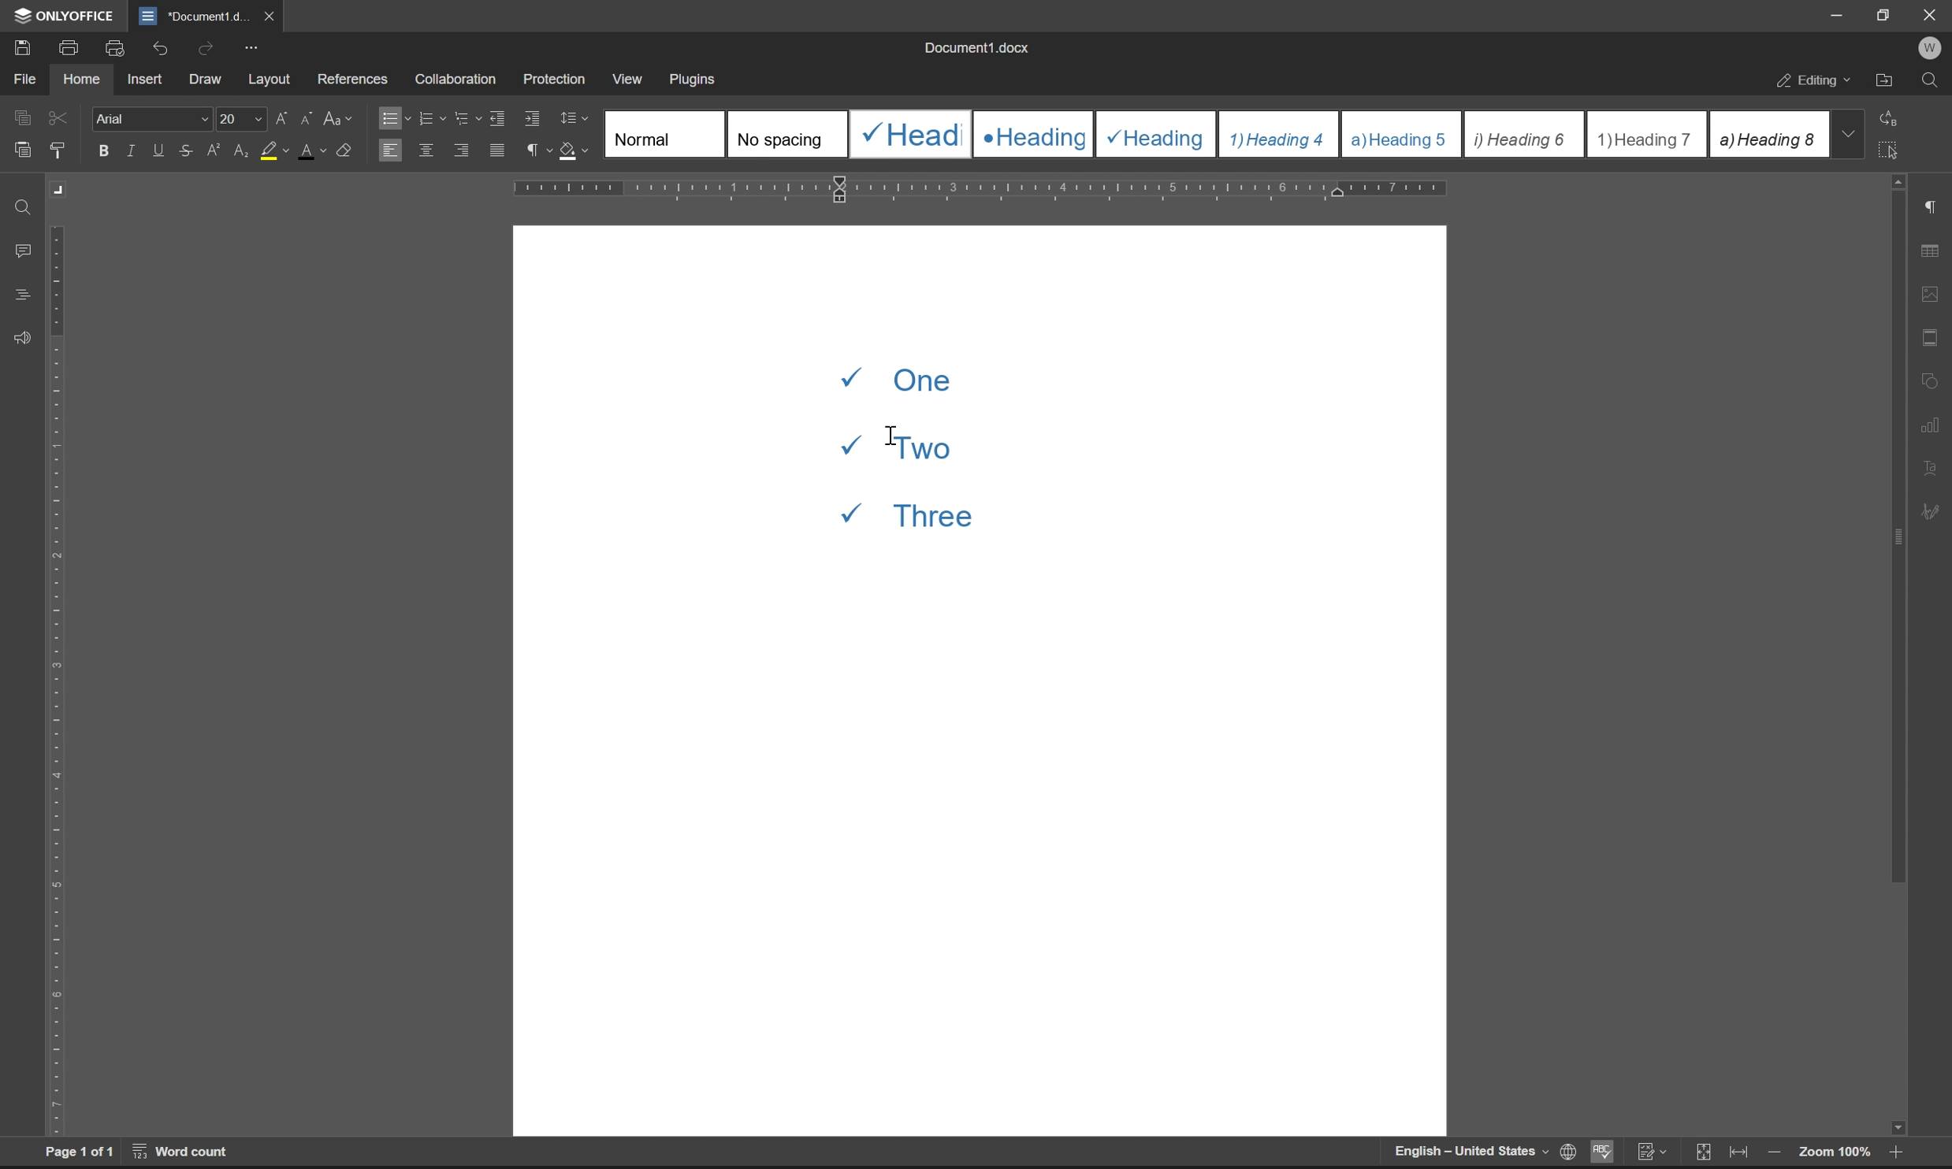 Image resolution: width=1952 pixels, height=1169 pixels. Describe the element at coordinates (1894, 117) in the screenshot. I see `replace` at that location.